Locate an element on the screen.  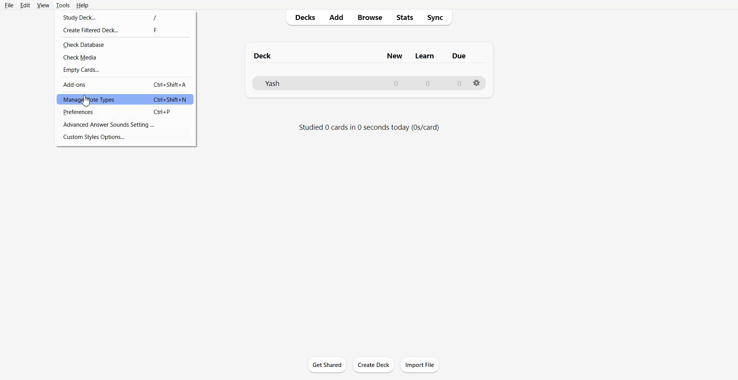
Stats is located at coordinates (405, 18).